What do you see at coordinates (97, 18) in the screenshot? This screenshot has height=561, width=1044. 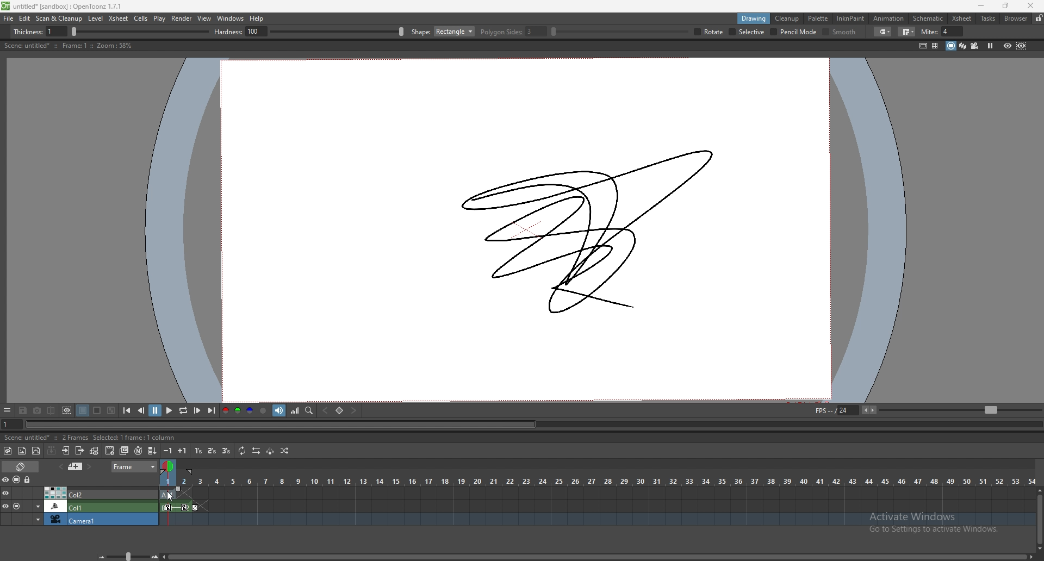 I see `level` at bounding box center [97, 18].